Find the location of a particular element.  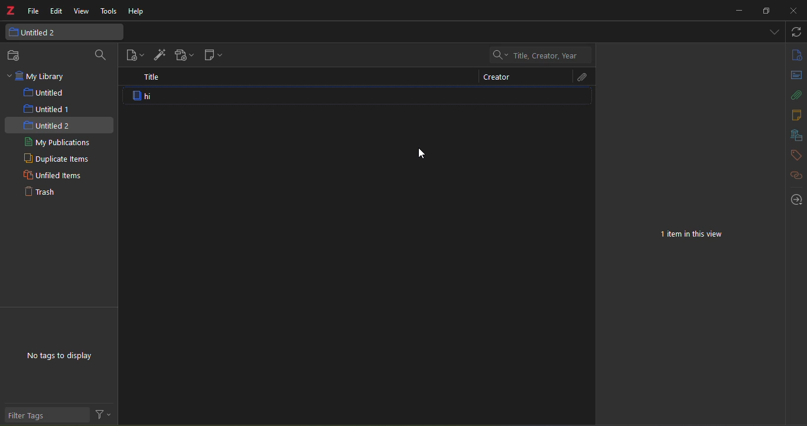

untitled 2 is located at coordinates (61, 32).